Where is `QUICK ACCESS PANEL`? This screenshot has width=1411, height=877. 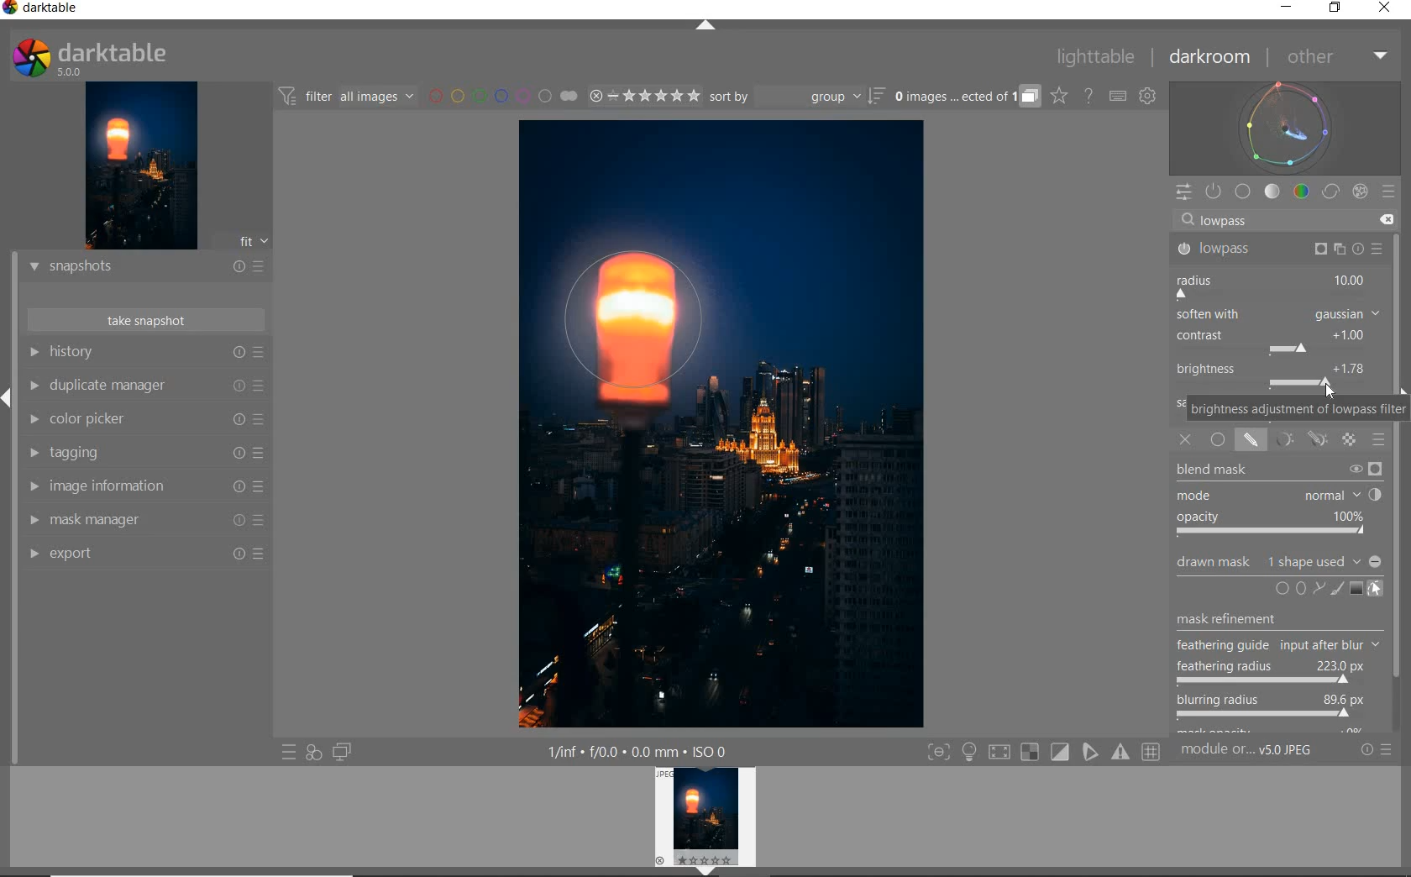 QUICK ACCESS PANEL is located at coordinates (1183, 189).